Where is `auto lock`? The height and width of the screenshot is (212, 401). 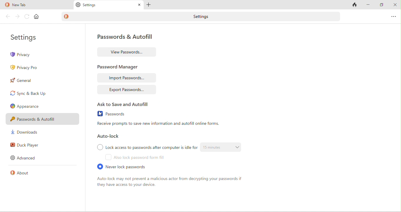
auto lock is located at coordinates (110, 137).